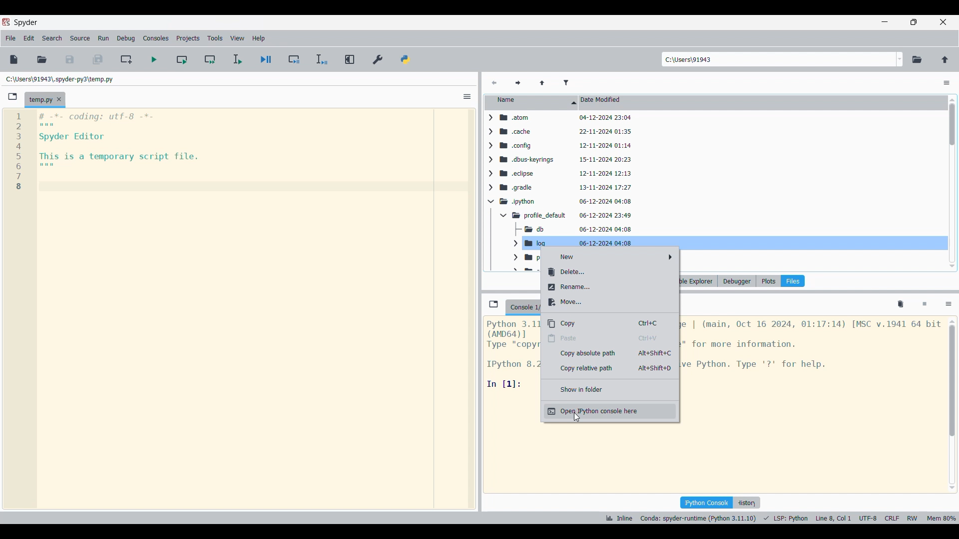 This screenshot has width=959, height=539. I want to click on Remove all variables from namespace, so click(901, 304).